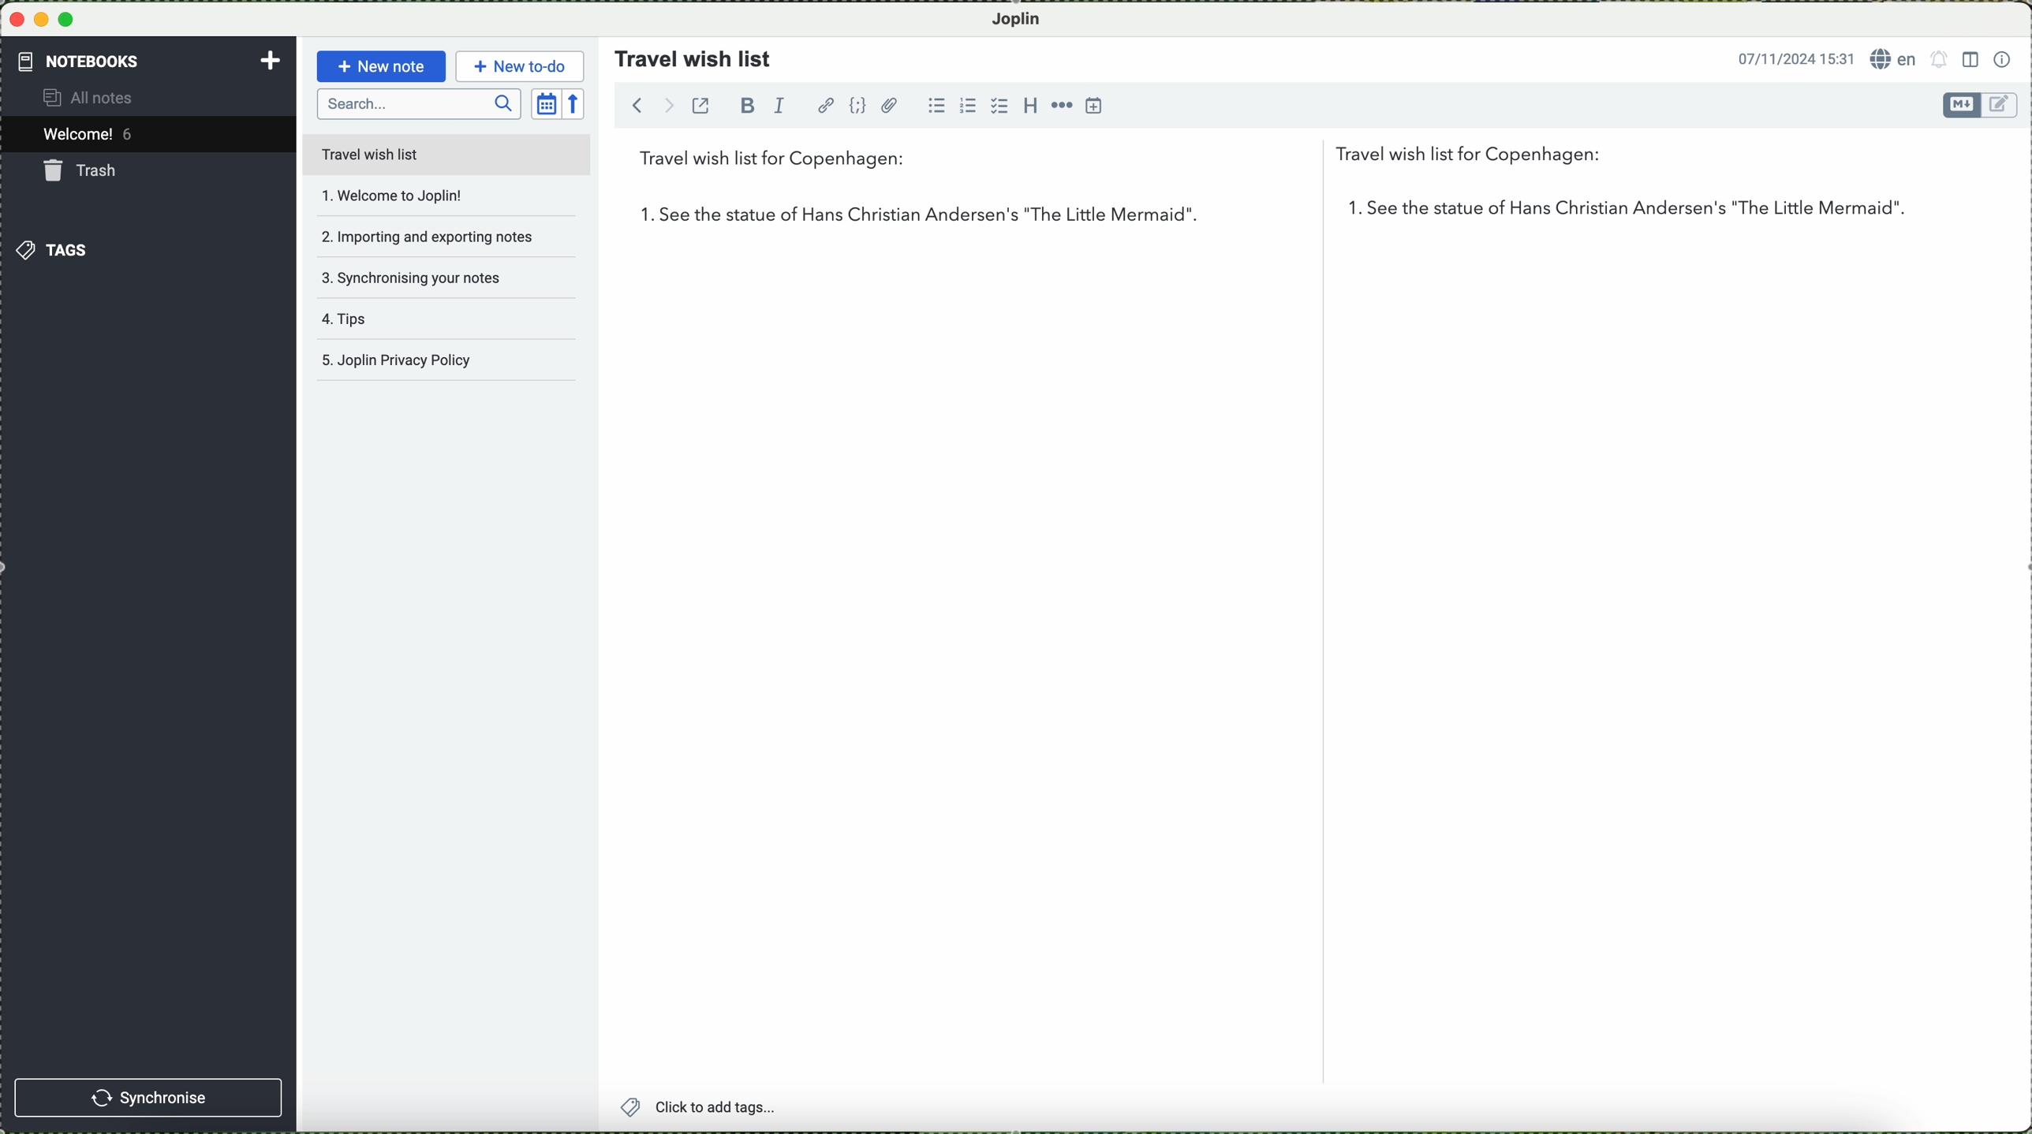 This screenshot has height=1134, width=2032. Describe the element at coordinates (427, 235) in the screenshot. I see `importing and exporting notes` at that location.